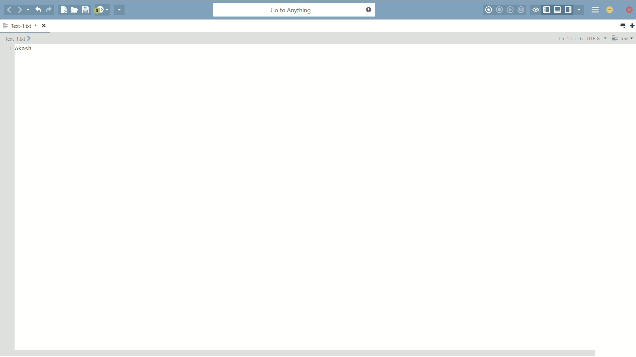 The width and height of the screenshot is (636, 357). What do you see at coordinates (558, 10) in the screenshot?
I see `show/hide bottom panel` at bounding box center [558, 10].